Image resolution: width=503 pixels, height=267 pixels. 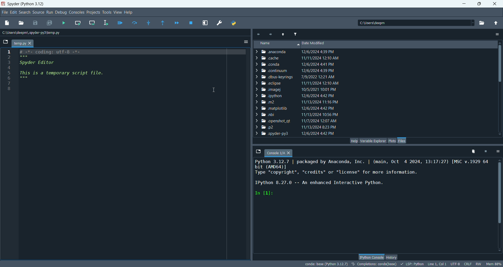 What do you see at coordinates (283, 34) in the screenshot?
I see `parent` at bounding box center [283, 34].